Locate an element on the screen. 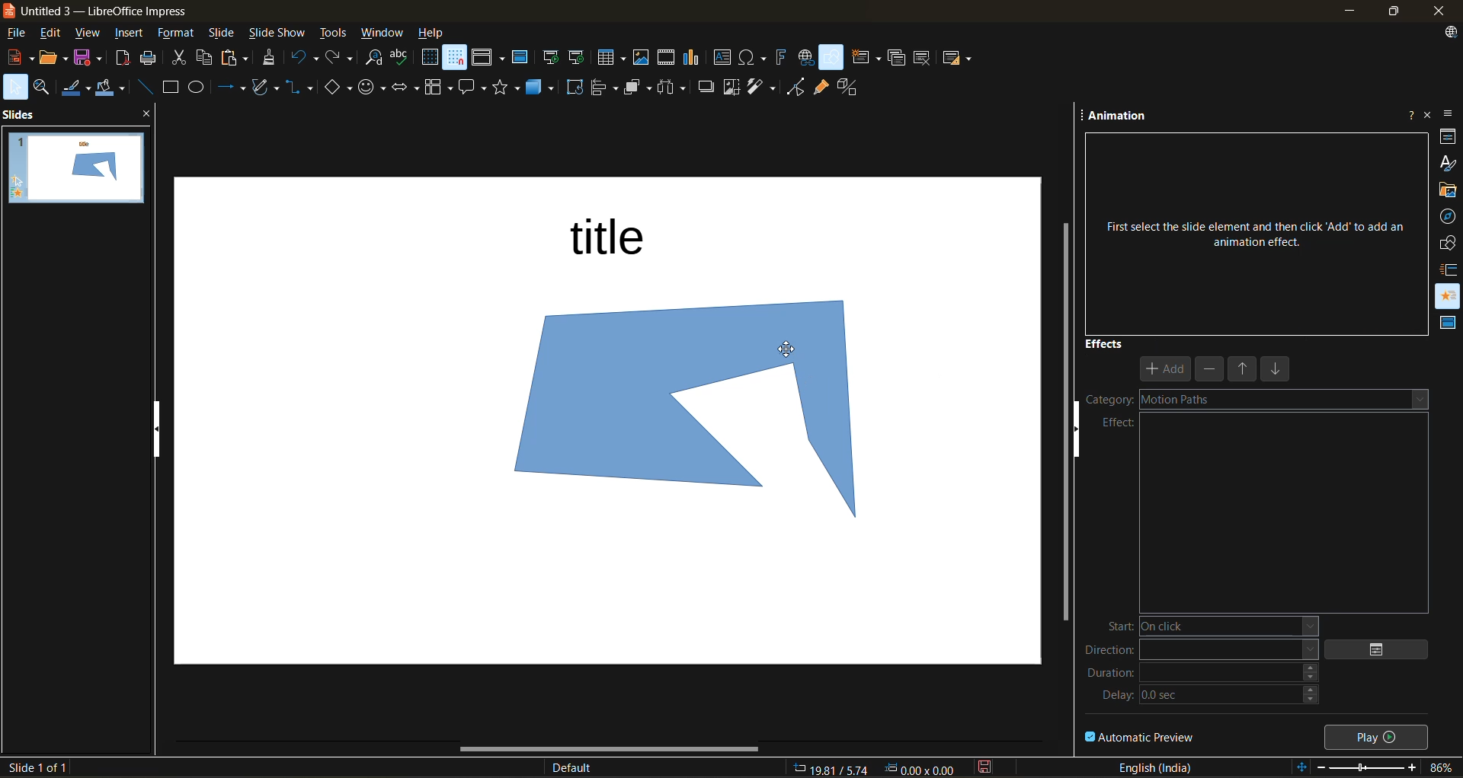  click to save is located at coordinates (984, 767).